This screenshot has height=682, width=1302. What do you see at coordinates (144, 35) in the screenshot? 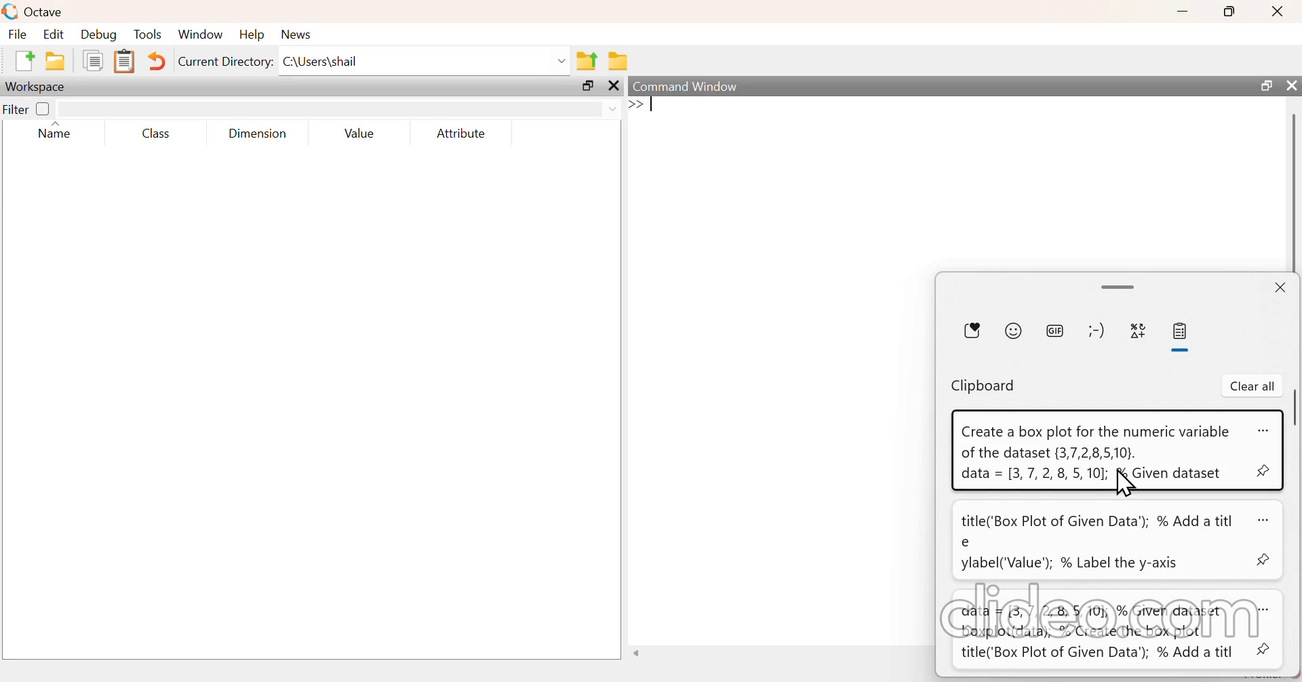
I see `tools` at bounding box center [144, 35].